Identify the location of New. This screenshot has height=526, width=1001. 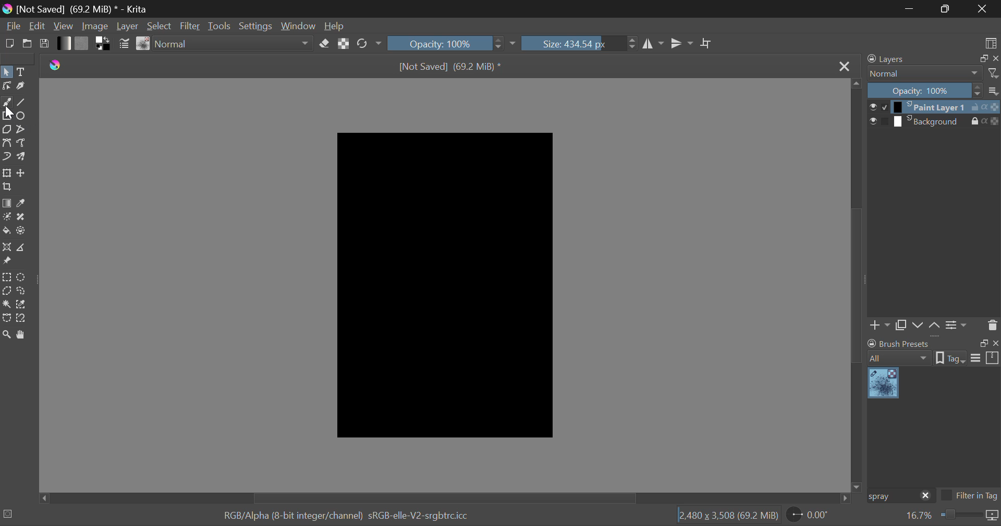
(9, 43).